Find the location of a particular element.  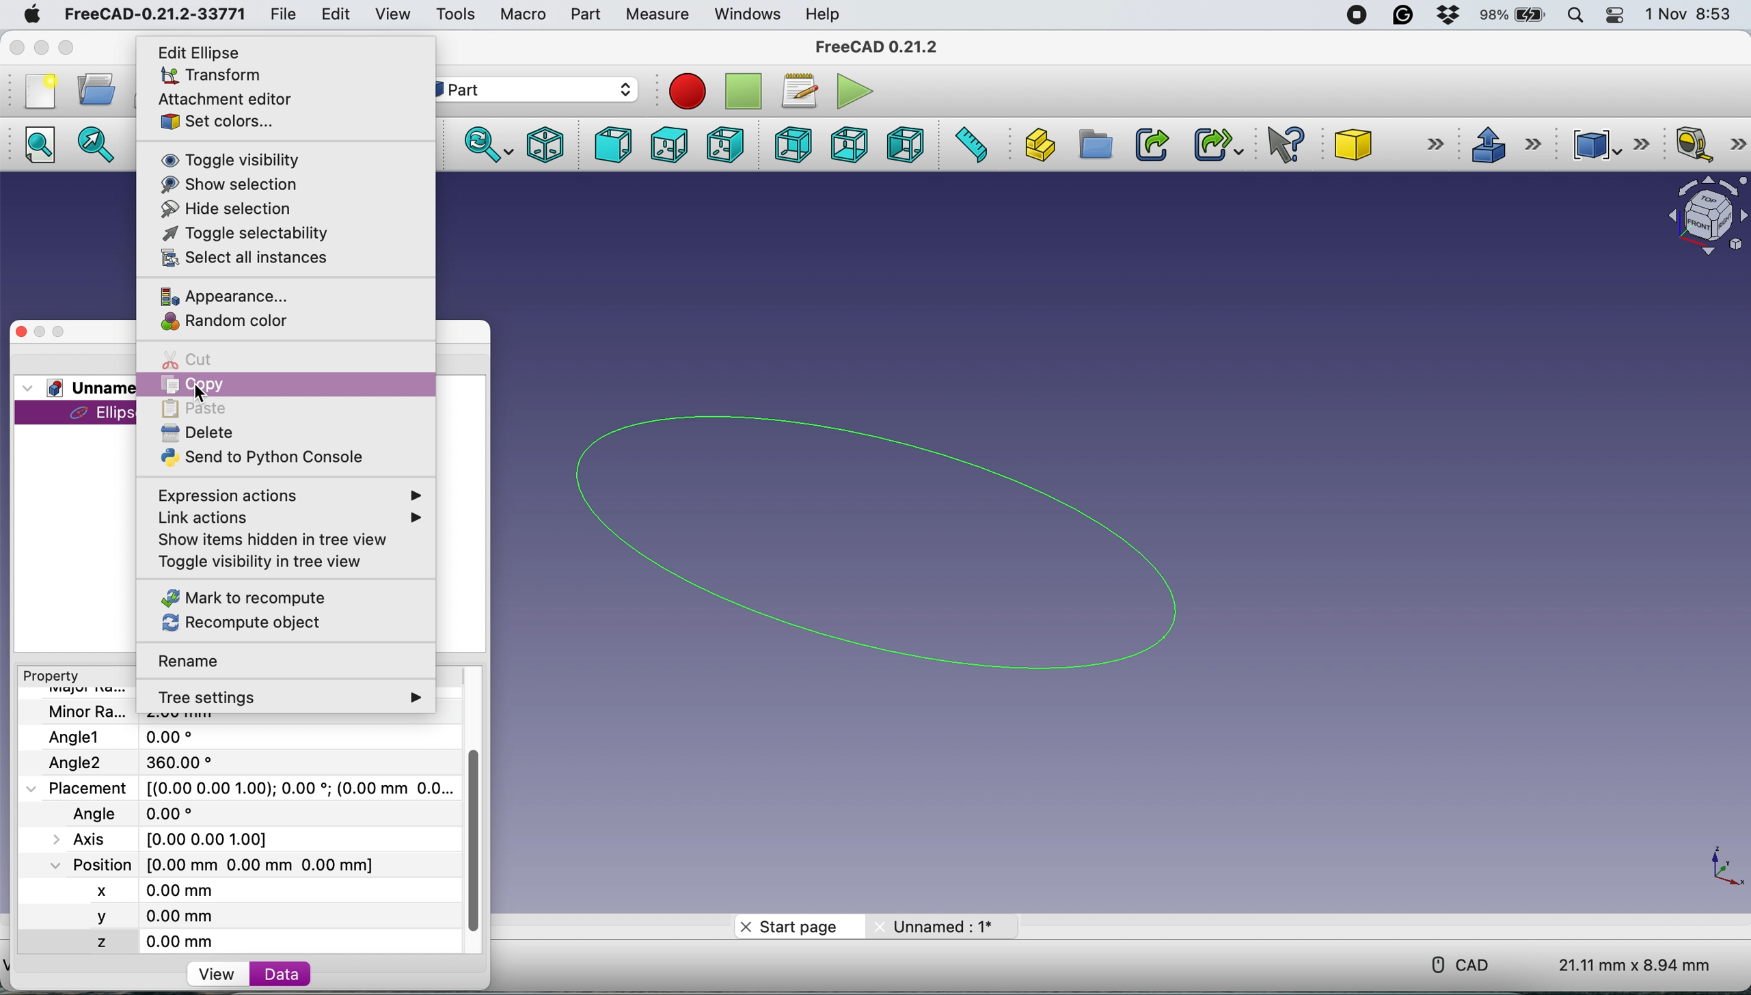

make link is located at coordinates (1148, 145).